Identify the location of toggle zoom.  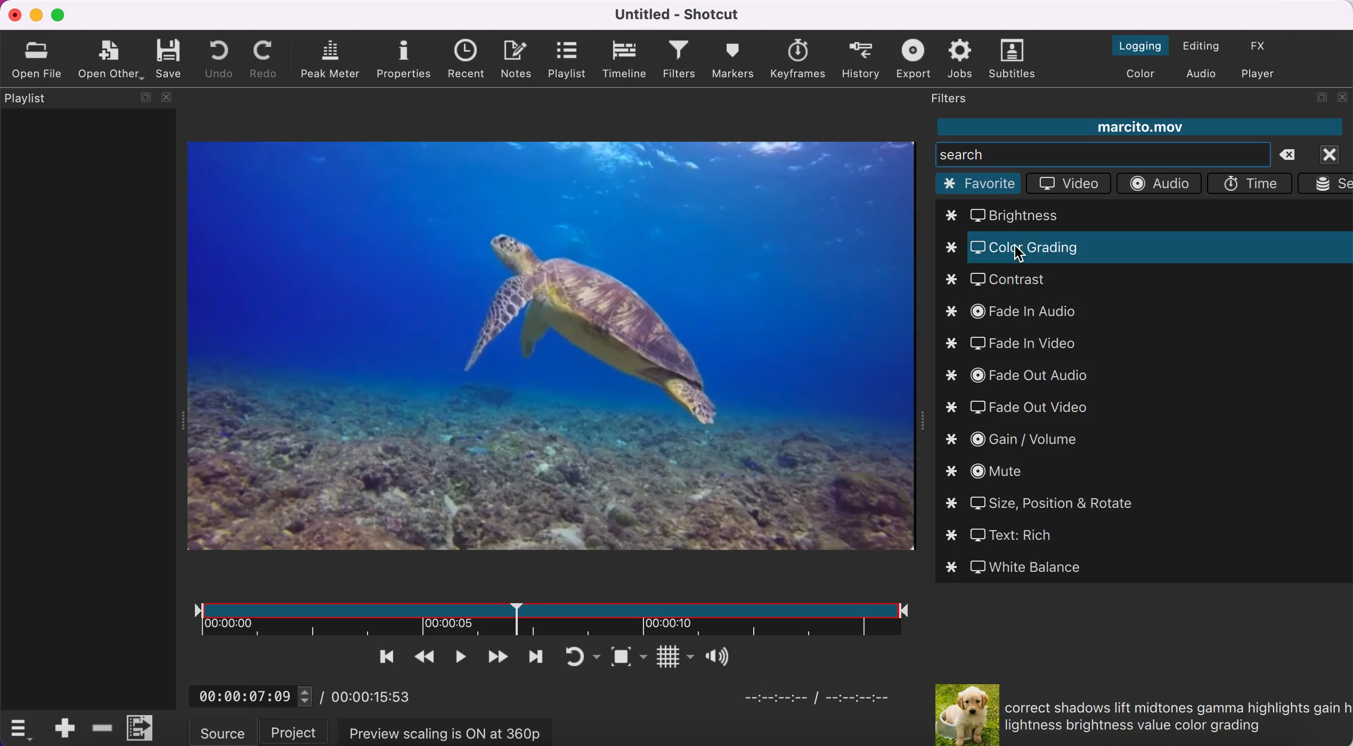
(609, 656).